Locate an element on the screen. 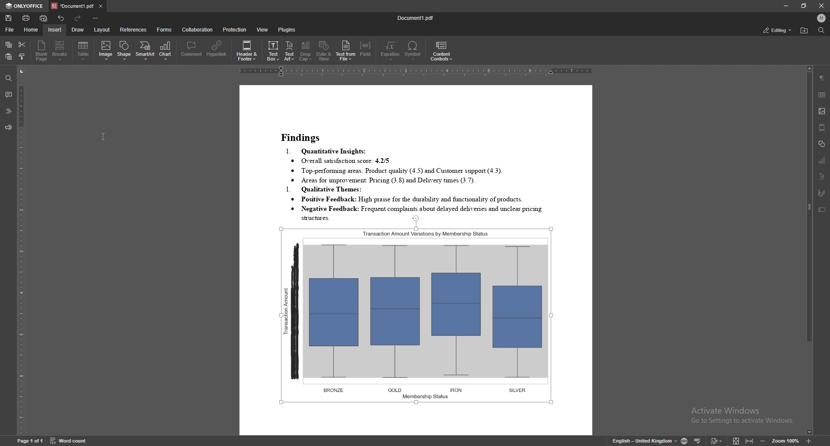 This screenshot has height=446, width=830. forms is located at coordinates (165, 30).